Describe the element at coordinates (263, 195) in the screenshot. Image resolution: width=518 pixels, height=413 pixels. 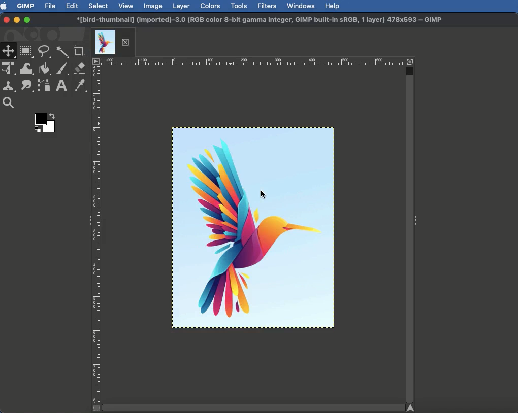
I see `cursor` at that location.